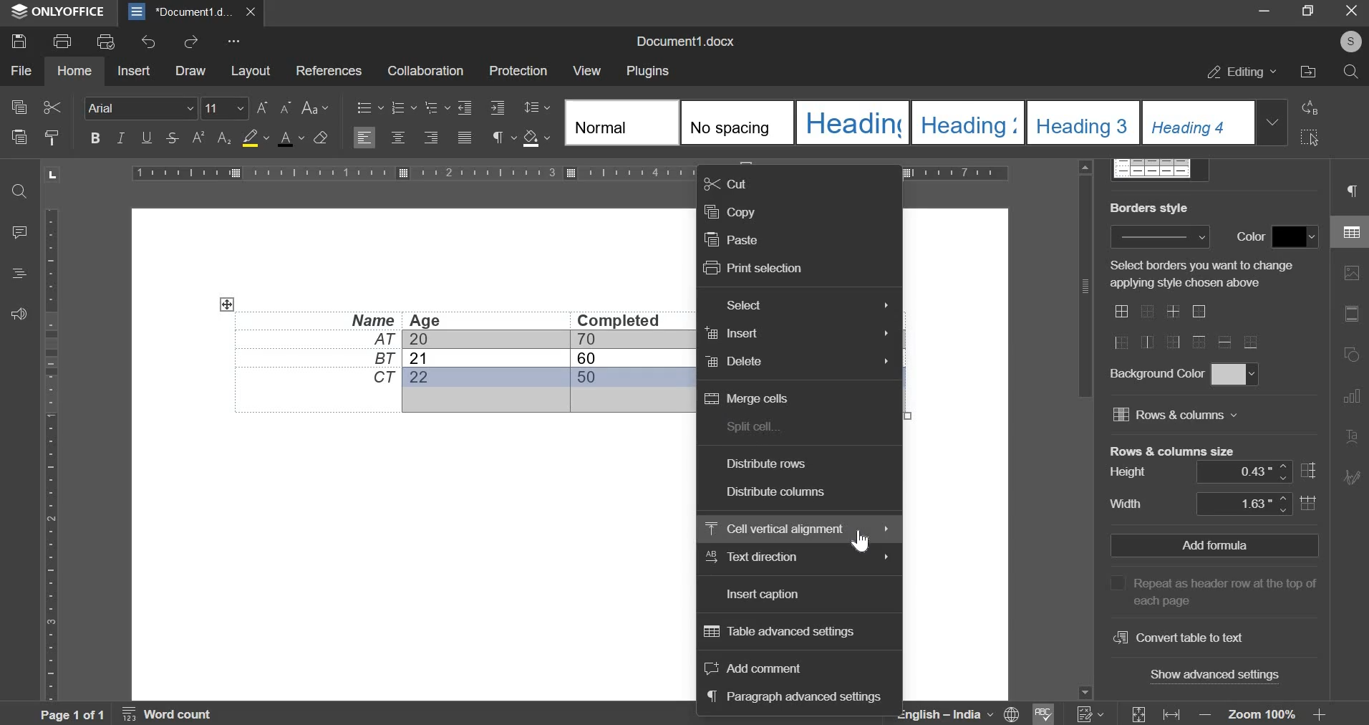 The image size is (1369, 725). What do you see at coordinates (170, 138) in the screenshot?
I see `stroke through` at bounding box center [170, 138].